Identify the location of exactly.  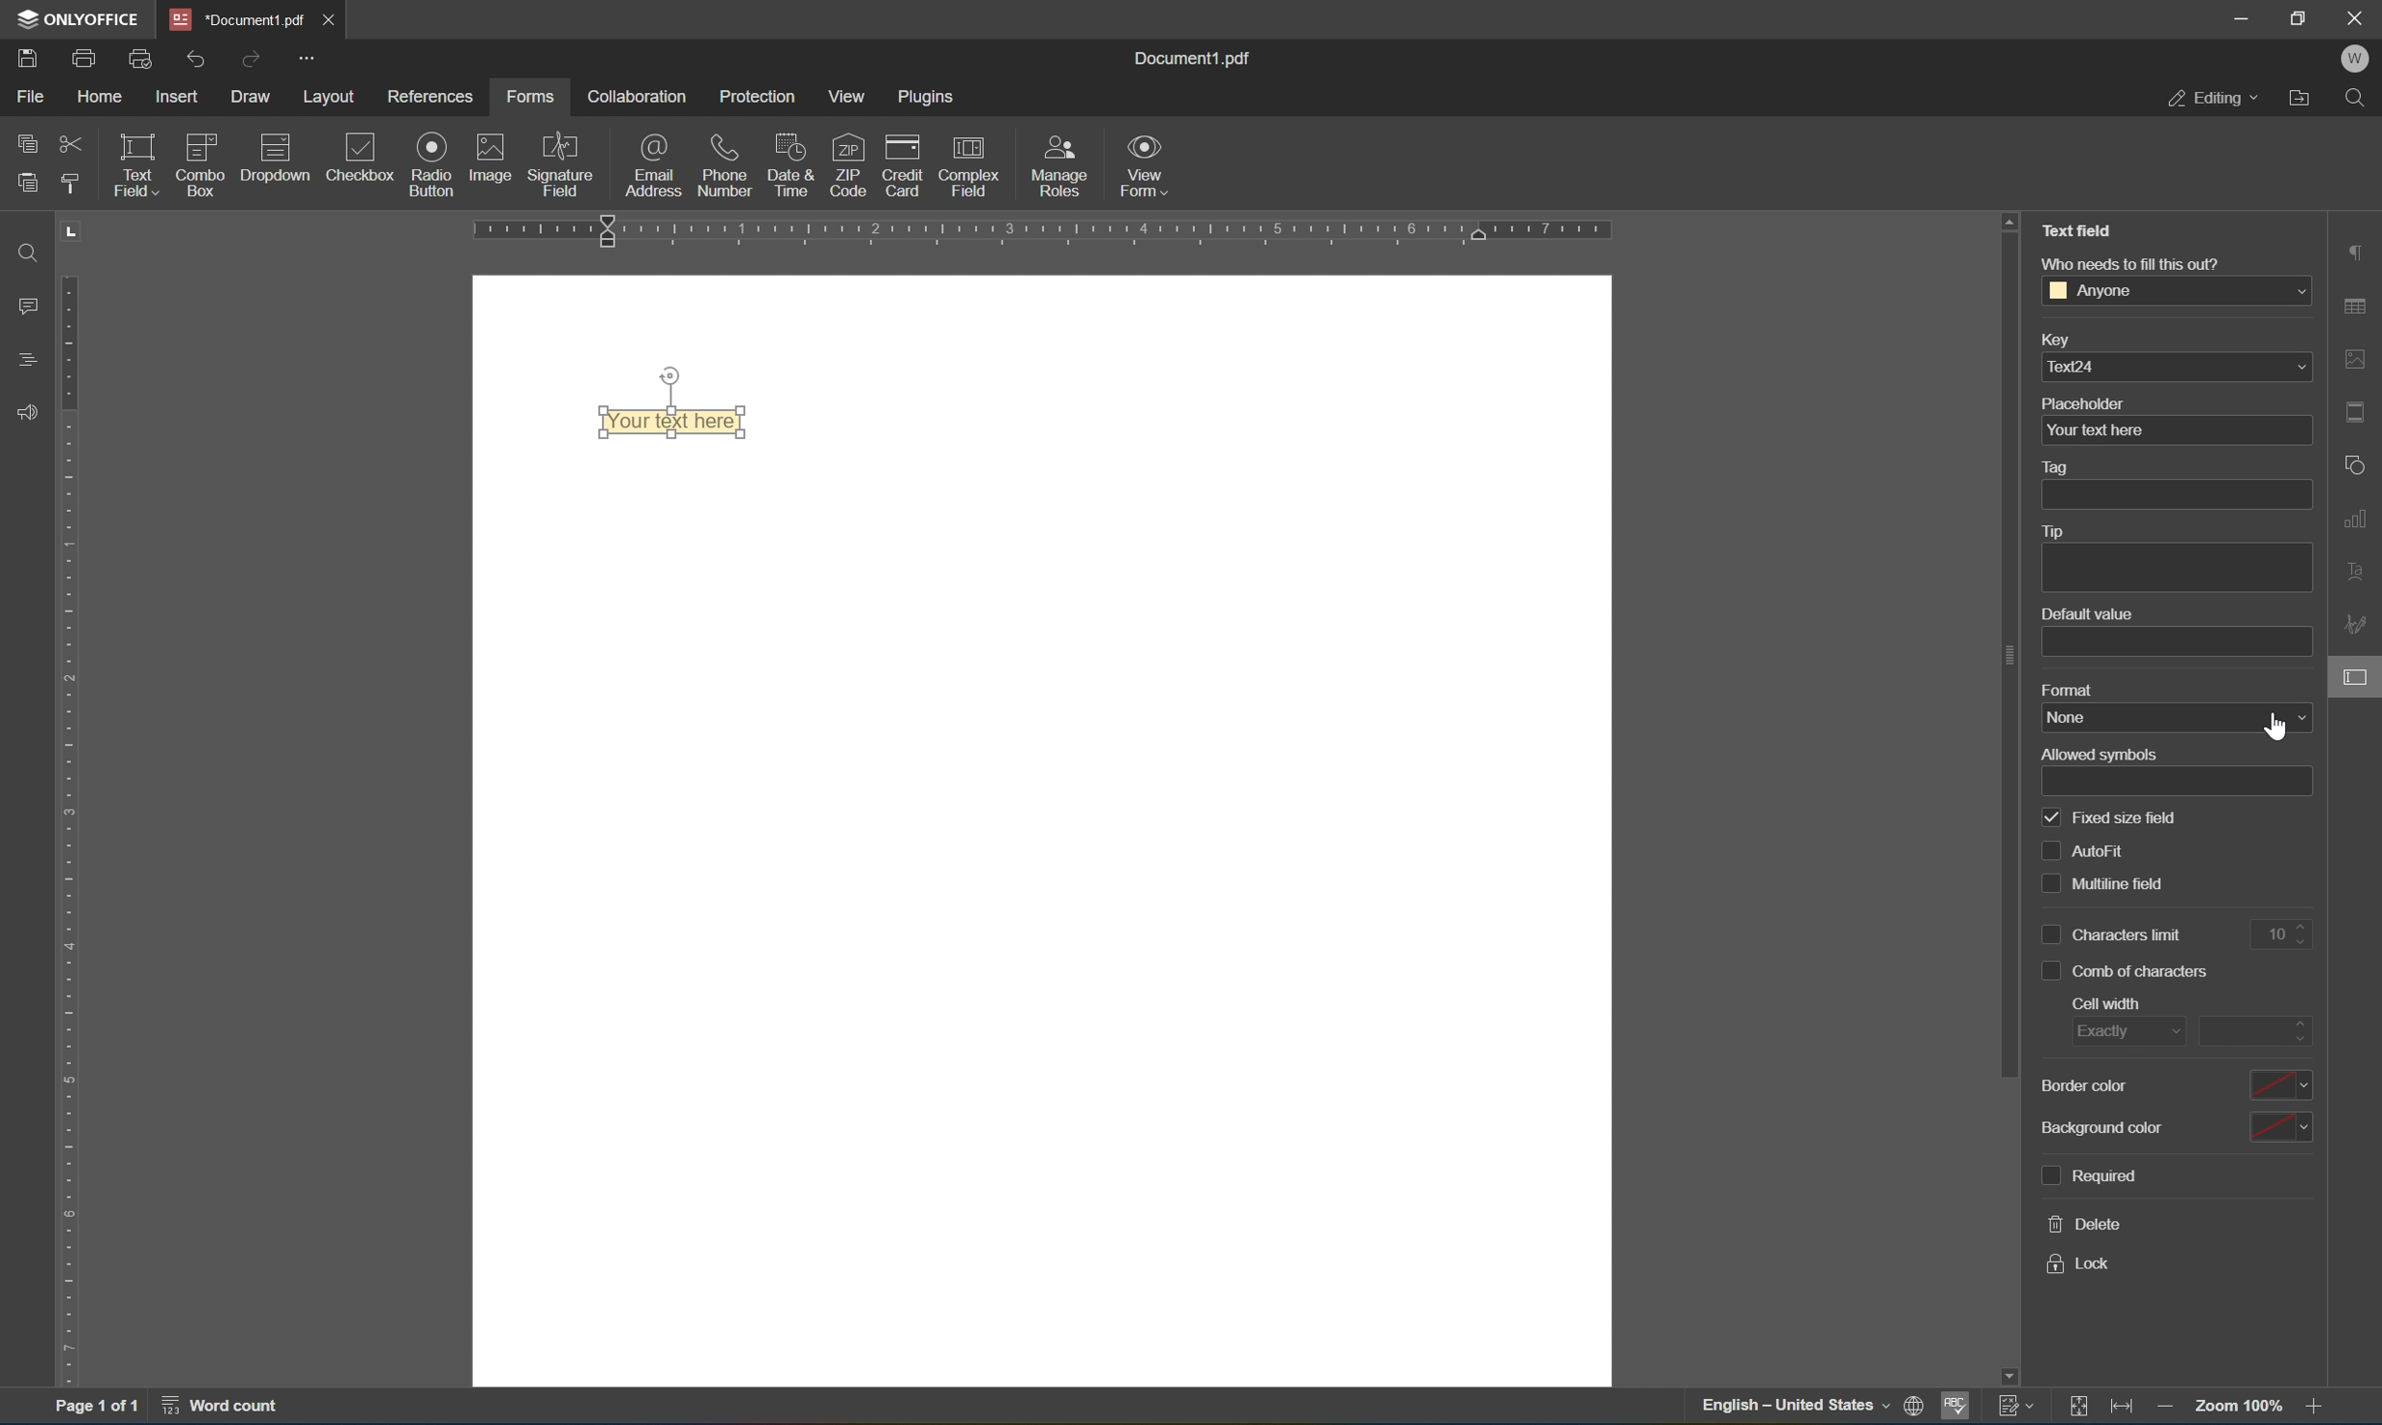
(2122, 1033).